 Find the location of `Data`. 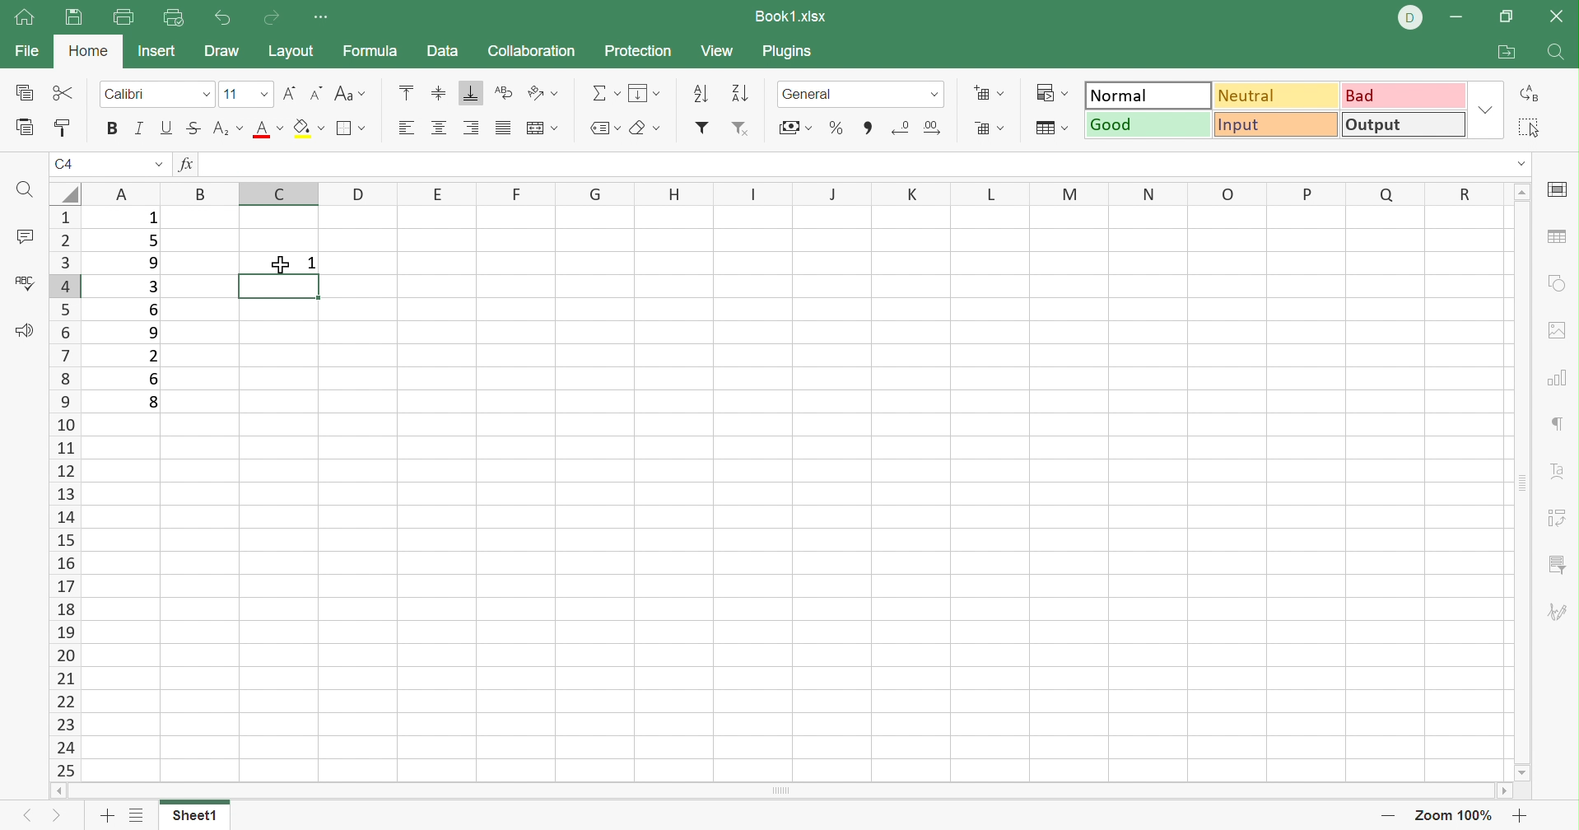

Data is located at coordinates (443, 52).